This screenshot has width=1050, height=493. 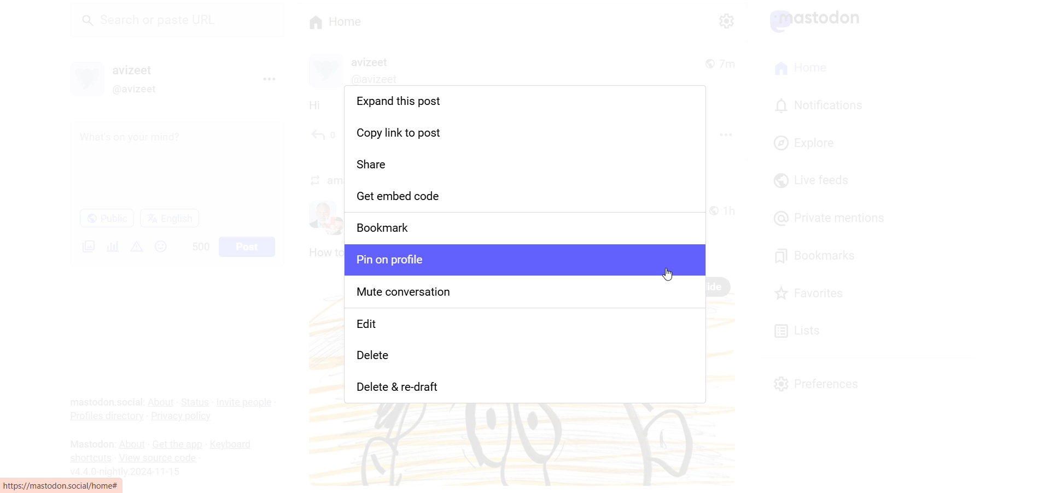 What do you see at coordinates (235, 444) in the screenshot?
I see `Keyboard` at bounding box center [235, 444].